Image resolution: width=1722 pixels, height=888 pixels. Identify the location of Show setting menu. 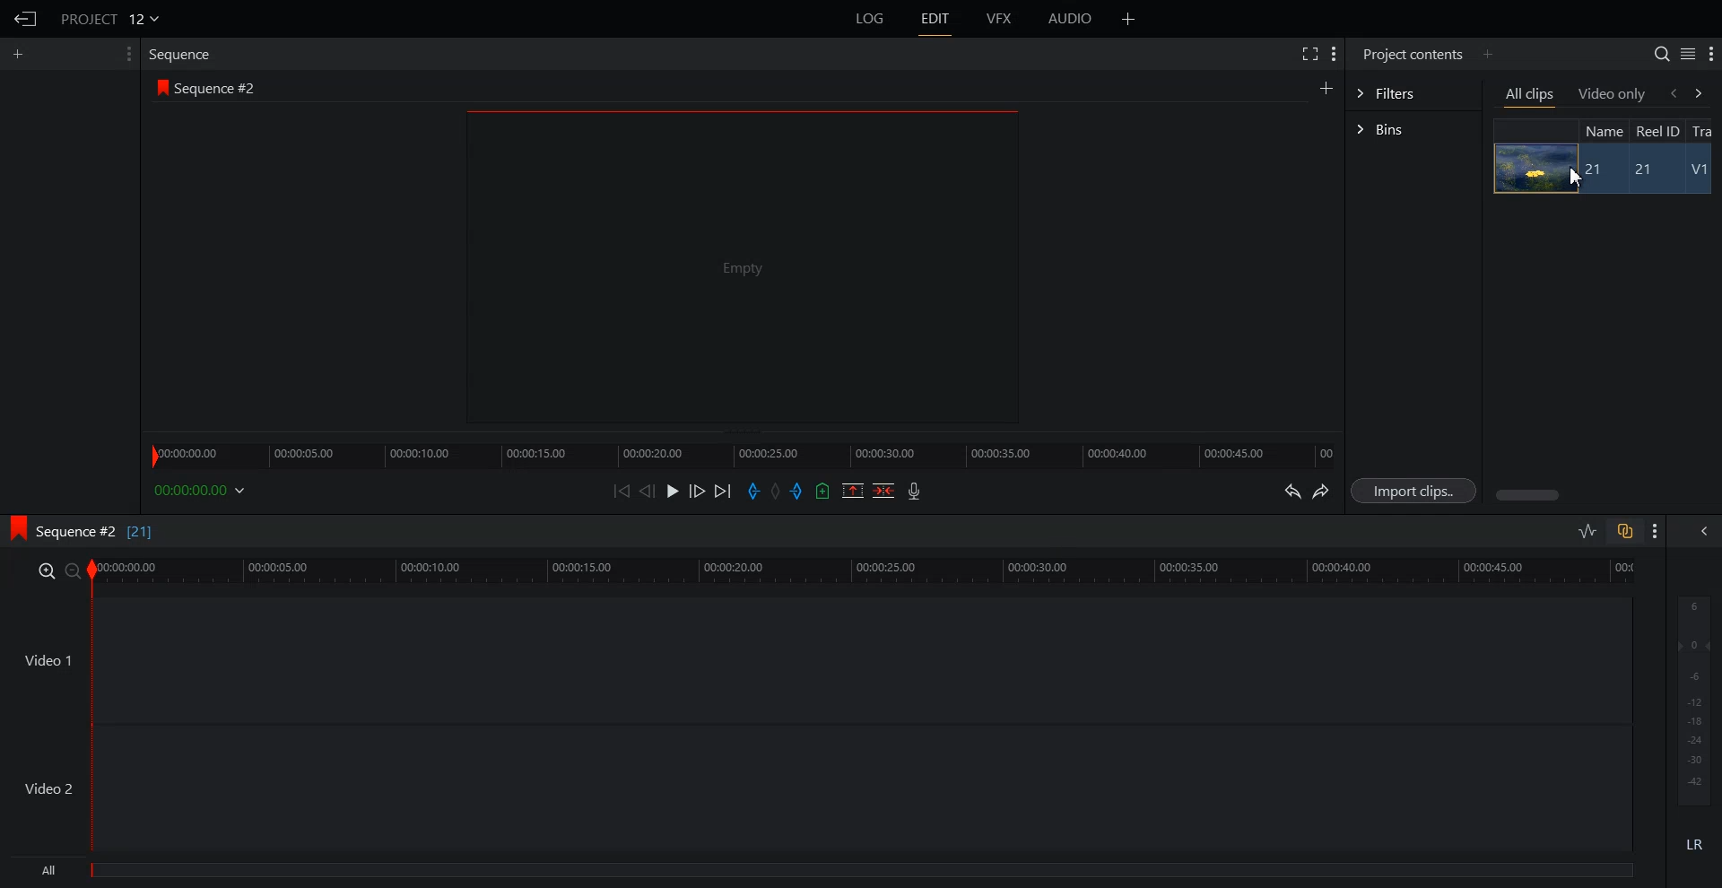
(1334, 54).